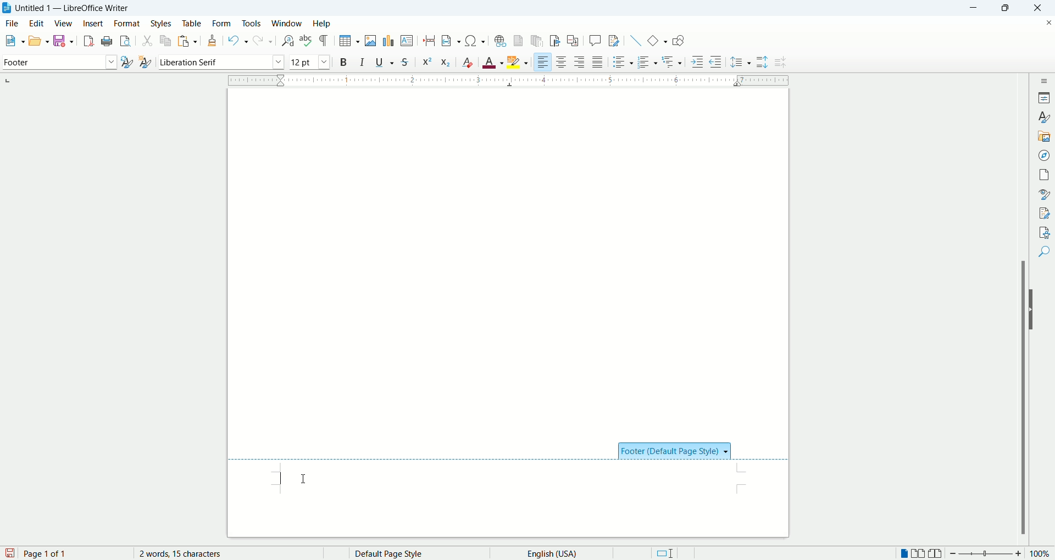  Describe the element at coordinates (1045, 117) in the screenshot. I see `styles` at that location.